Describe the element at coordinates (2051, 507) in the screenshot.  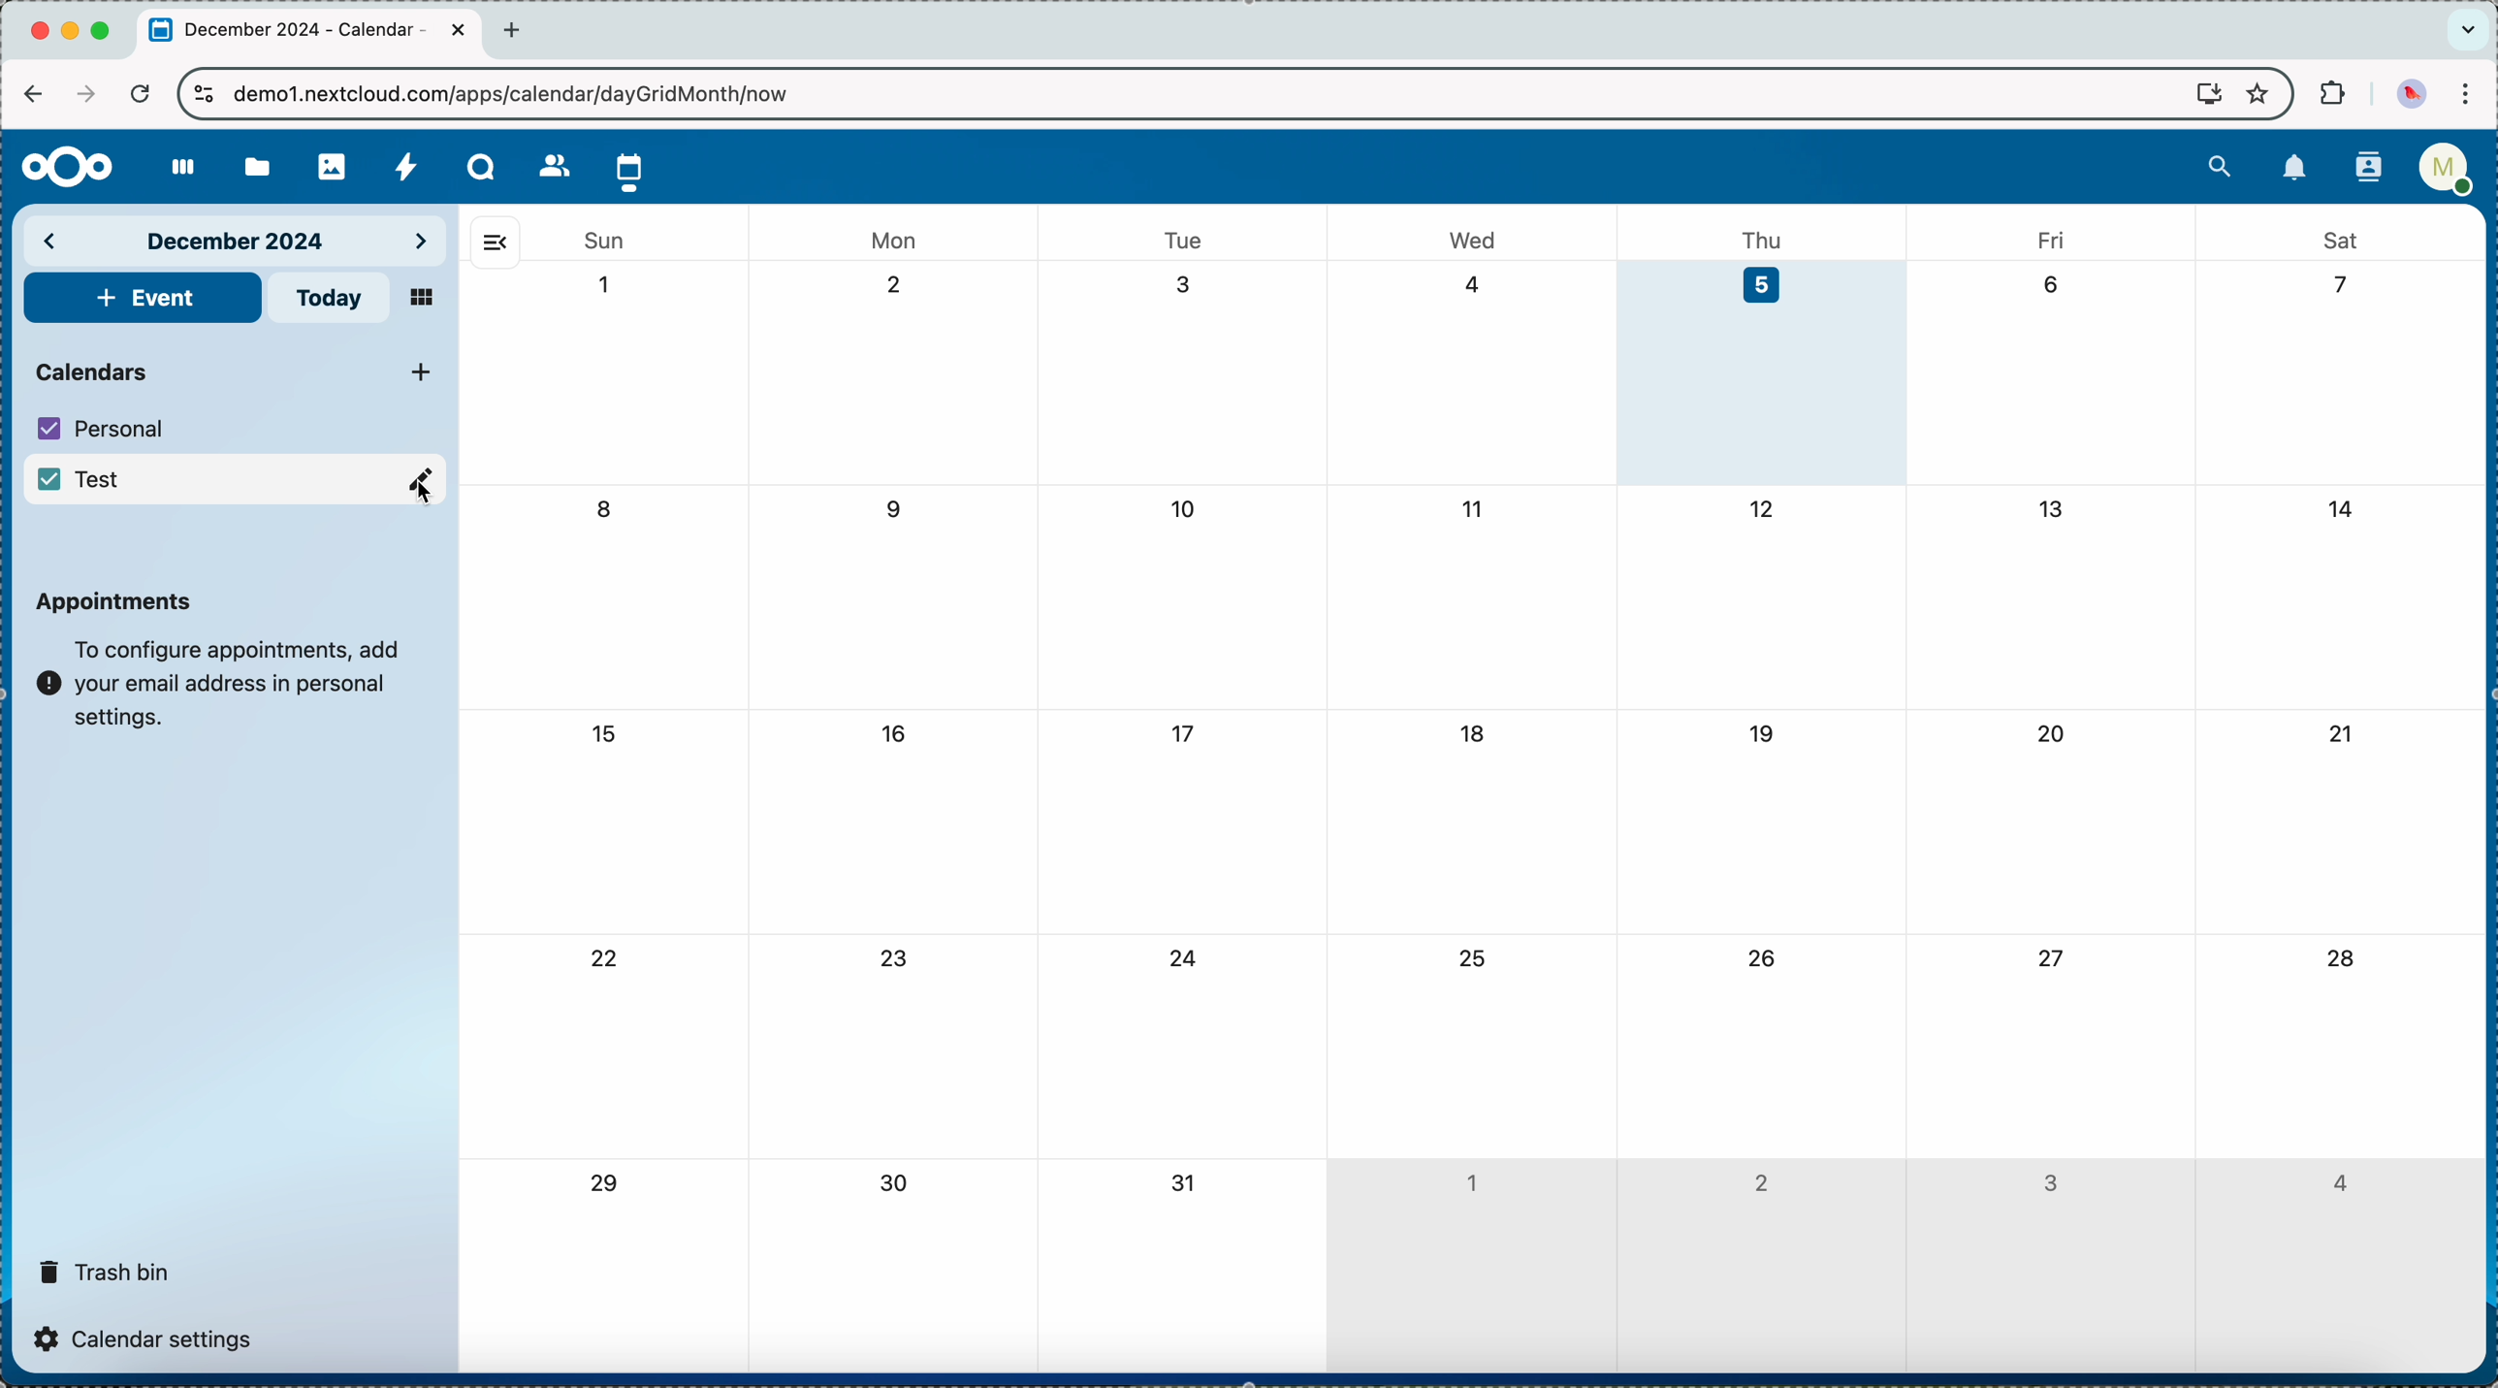
I see `13` at that location.